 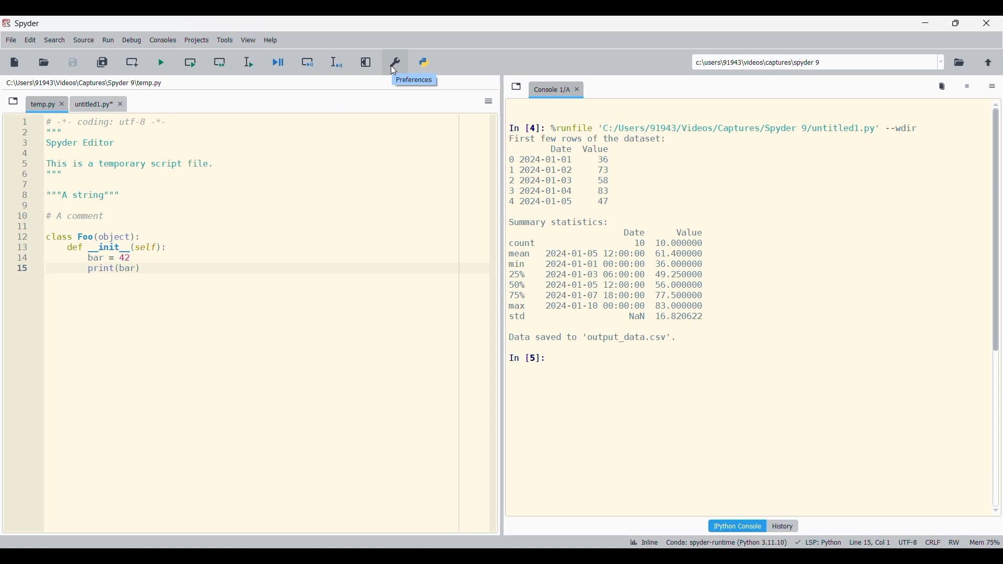 What do you see at coordinates (941, 62) in the screenshot?
I see `Location options` at bounding box center [941, 62].